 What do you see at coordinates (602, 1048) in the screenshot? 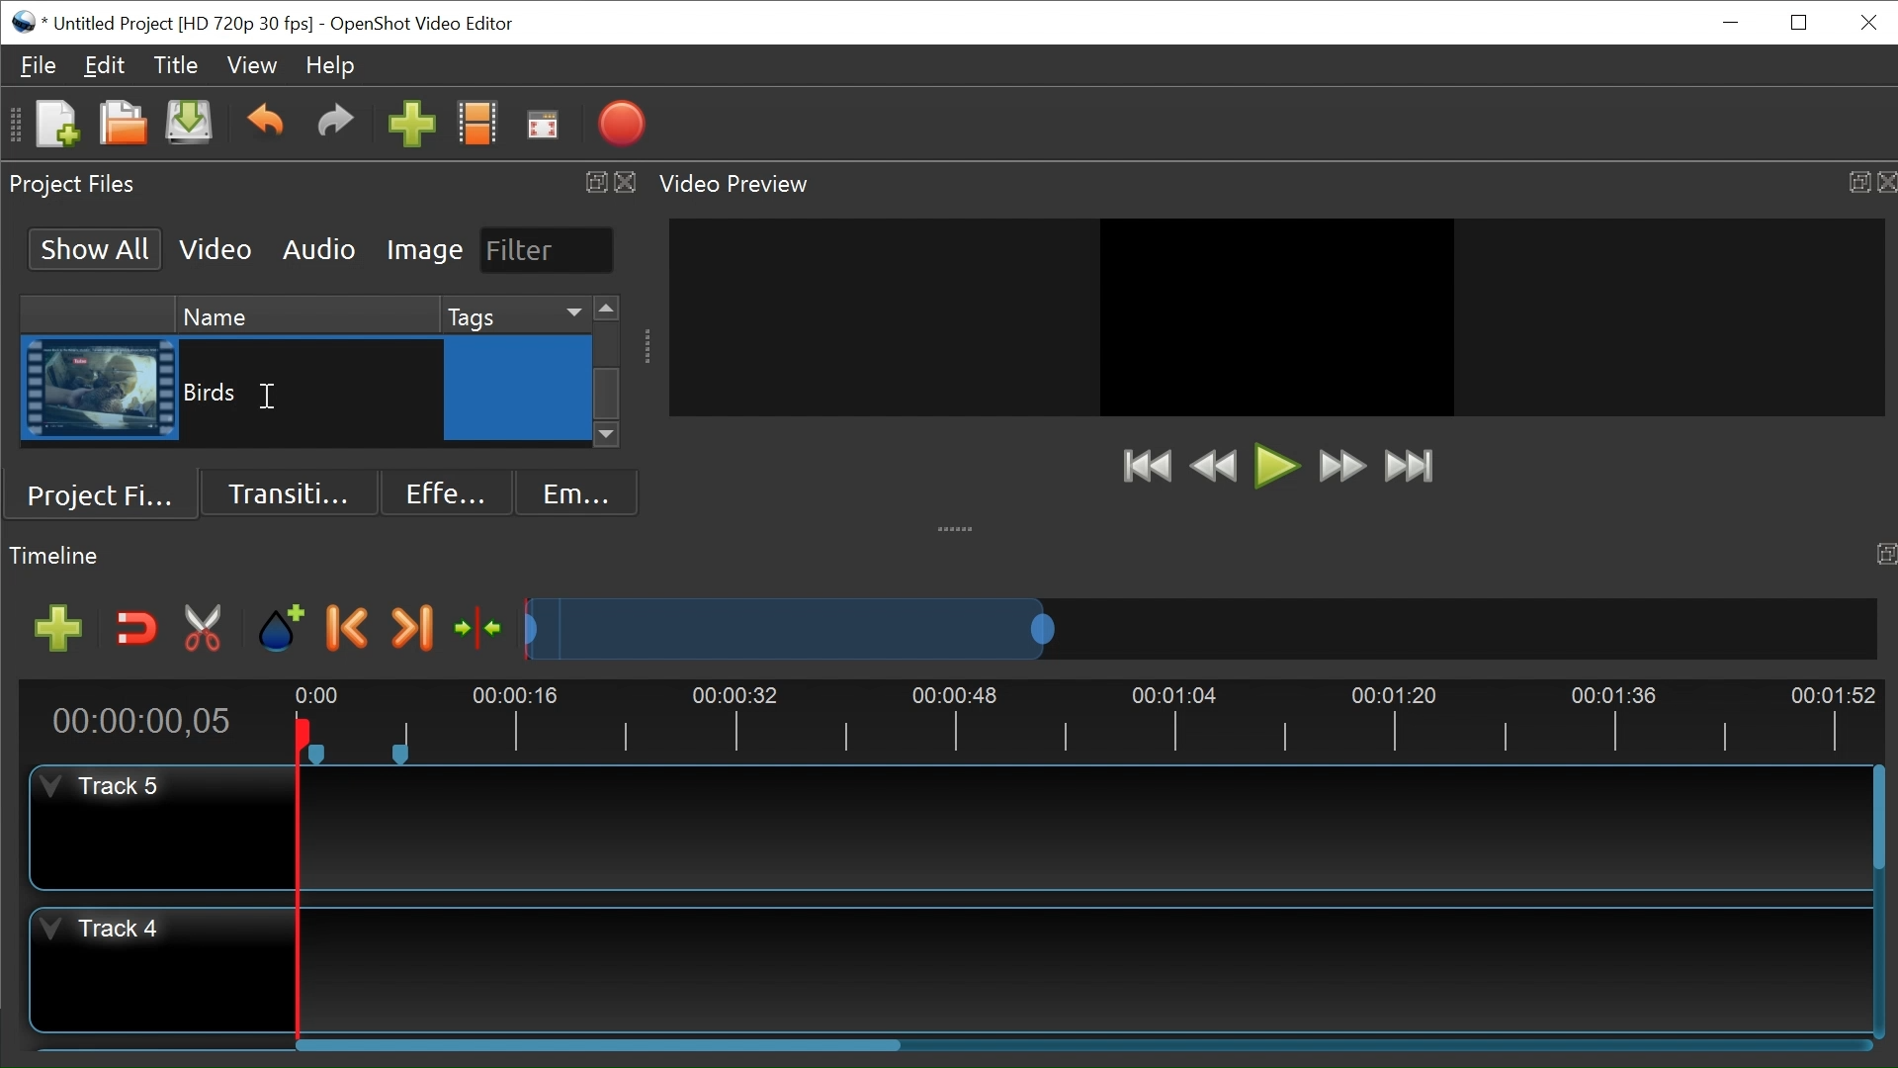
I see `Horizontal Scroll bar` at bounding box center [602, 1048].